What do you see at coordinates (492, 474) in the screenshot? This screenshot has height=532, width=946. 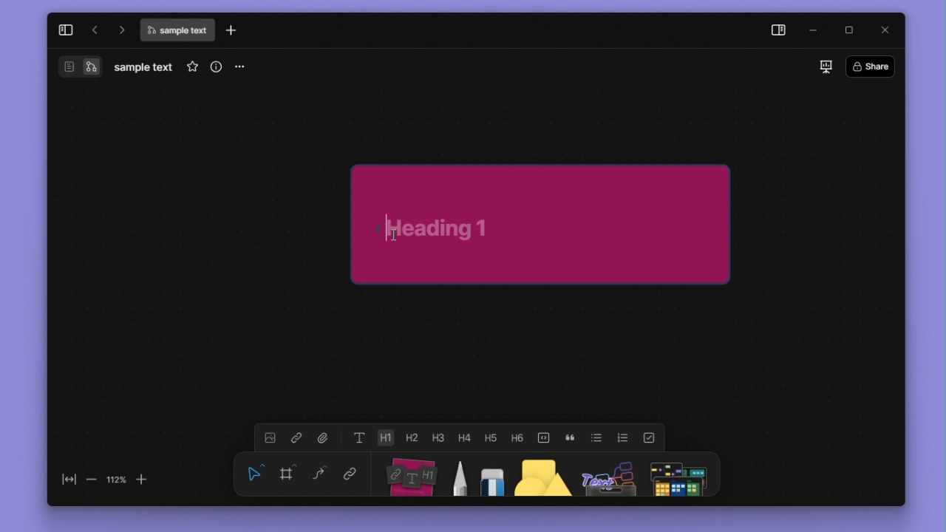 I see `eraser` at bounding box center [492, 474].